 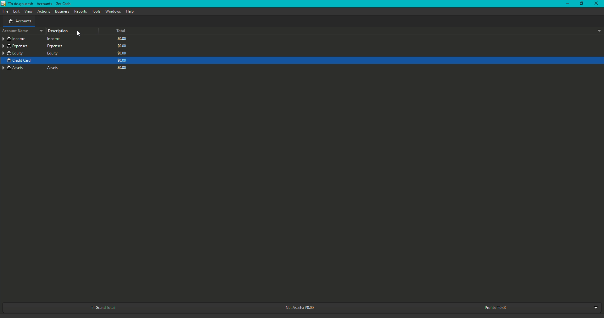 I want to click on Cursor, so click(x=79, y=34).